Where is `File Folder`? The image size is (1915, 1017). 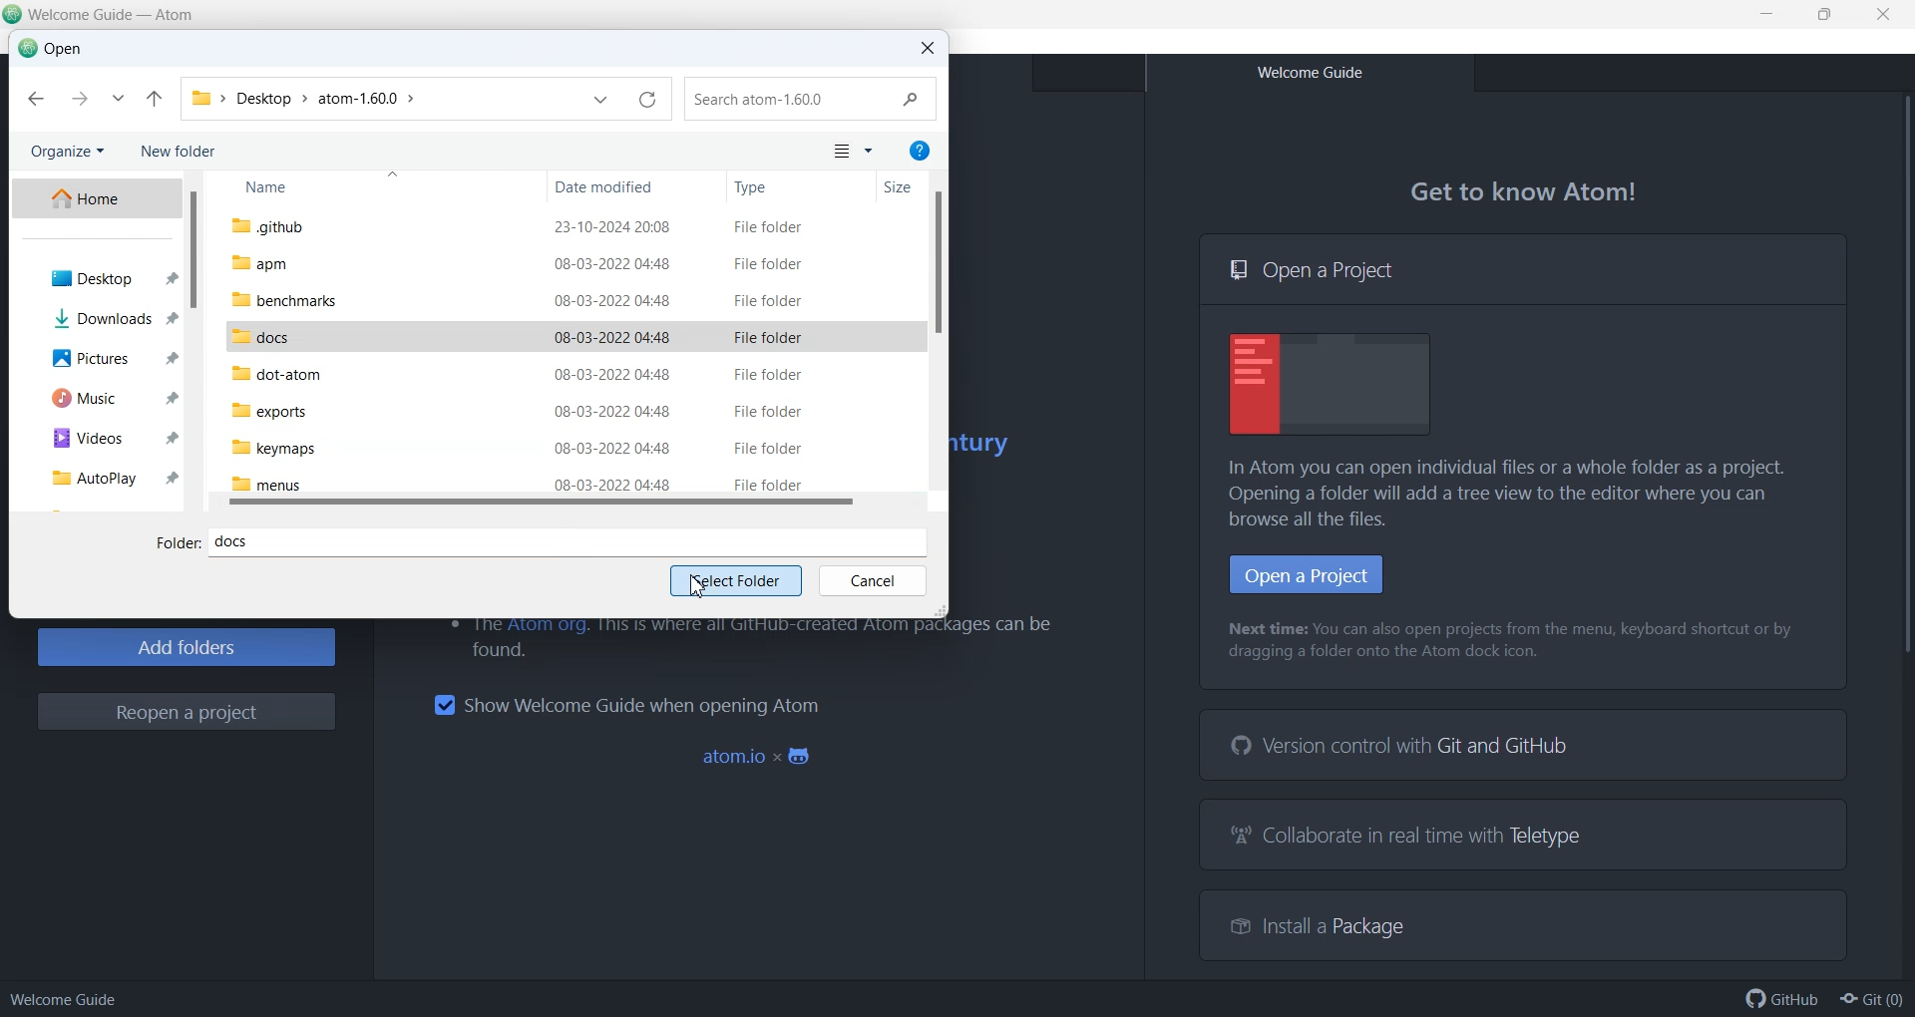 File Folder is located at coordinates (767, 484).